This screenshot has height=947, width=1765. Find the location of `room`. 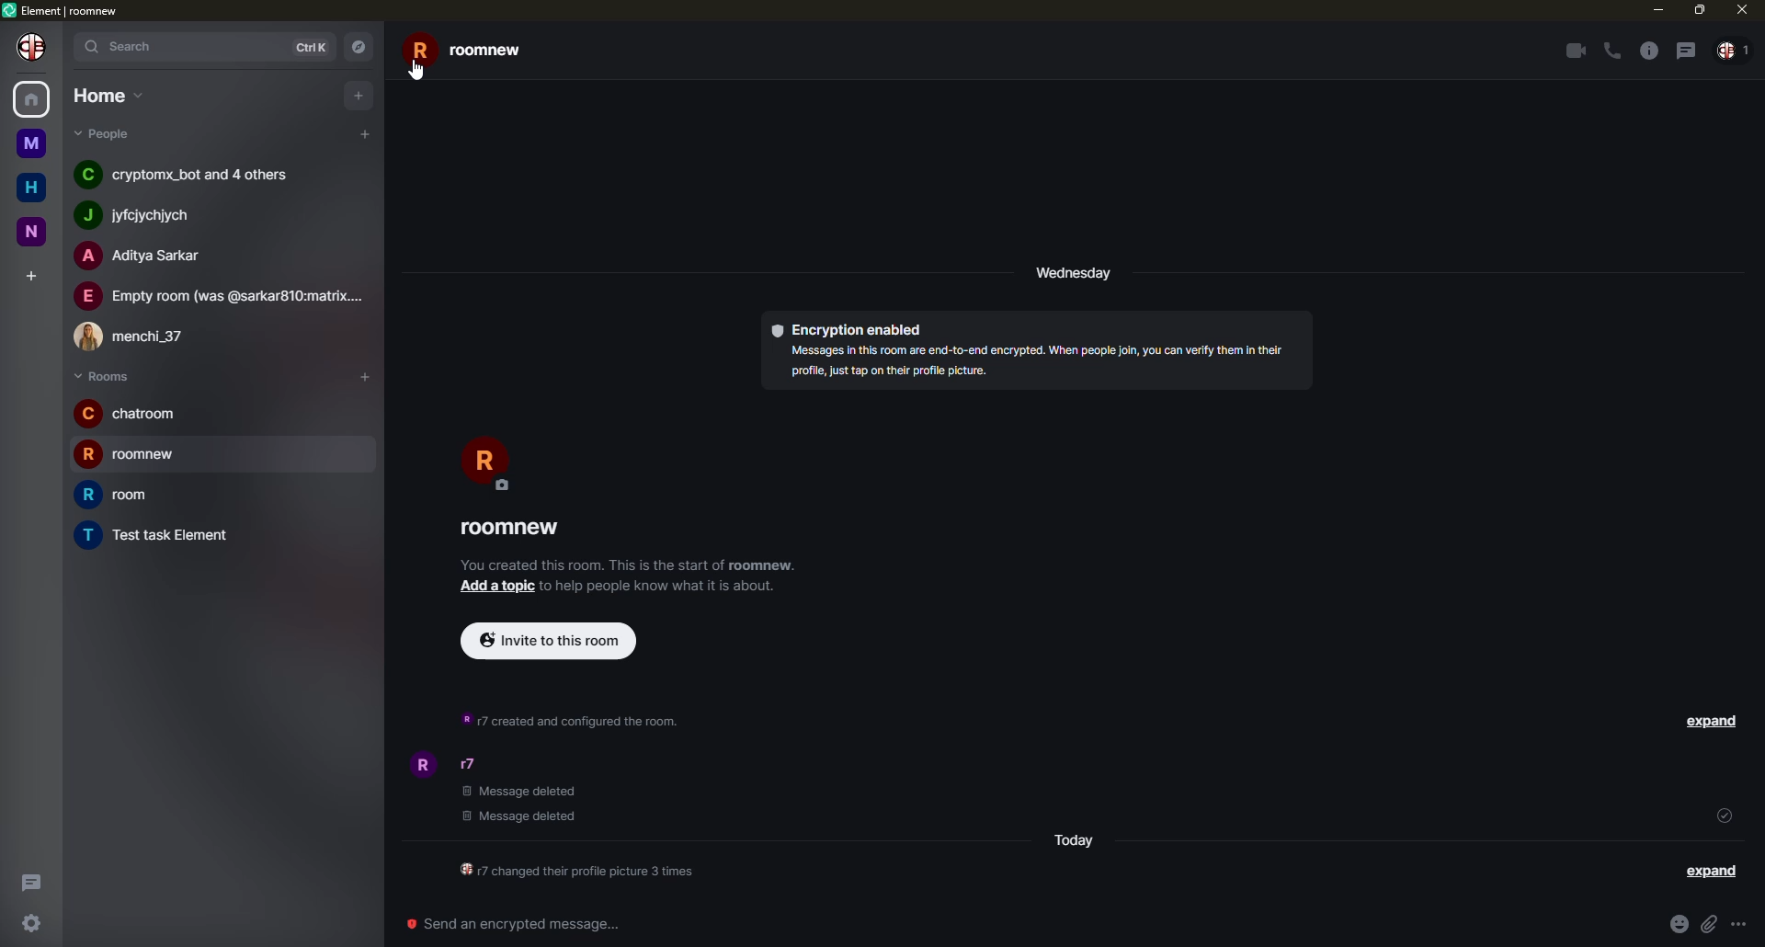

room is located at coordinates (480, 51).